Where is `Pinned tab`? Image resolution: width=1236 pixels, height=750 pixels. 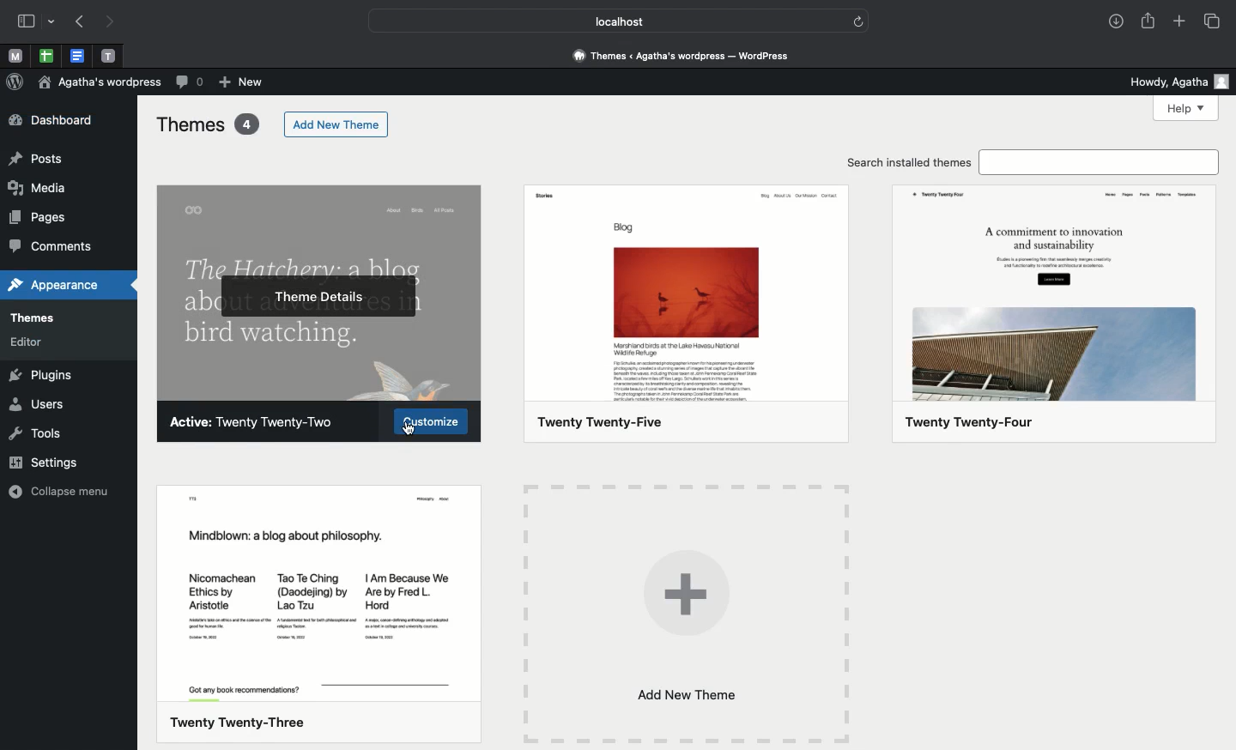
Pinned tab is located at coordinates (109, 57).